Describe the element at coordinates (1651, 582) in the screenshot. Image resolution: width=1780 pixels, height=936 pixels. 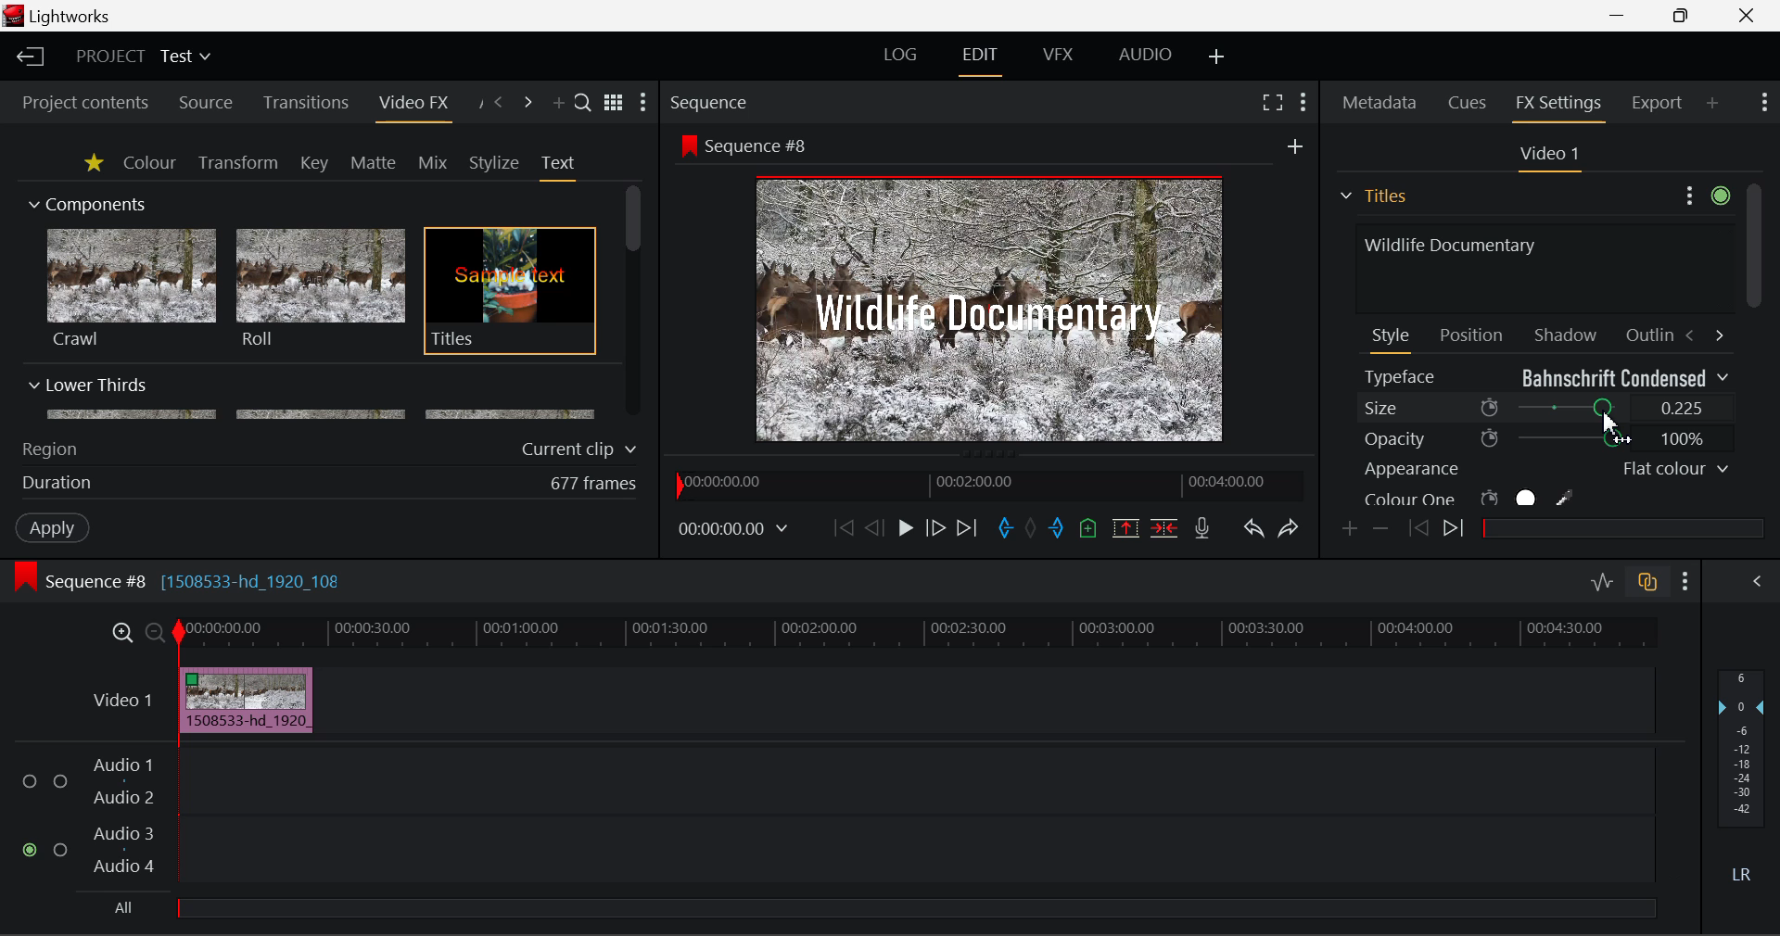
I see `Toggle auto track sync` at that location.